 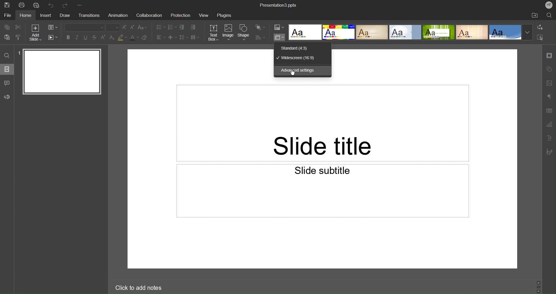 What do you see at coordinates (539, 285) in the screenshot?
I see `Scroll bar` at bounding box center [539, 285].